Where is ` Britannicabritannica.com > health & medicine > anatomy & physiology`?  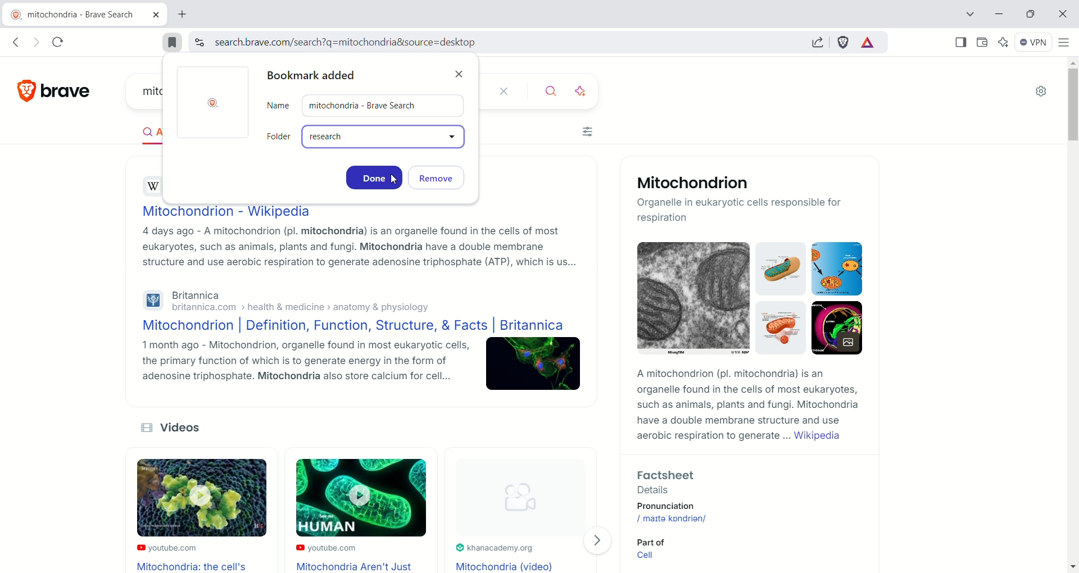
 Britannicabritannica.com > health & medicine > anatomy & physiology is located at coordinates (285, 301).